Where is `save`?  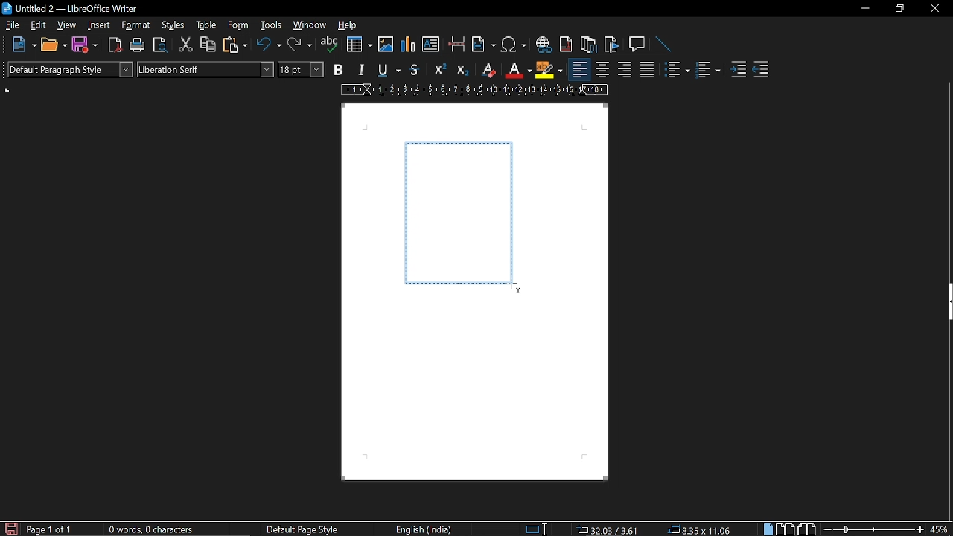 save is located at coordinates (83, 45).